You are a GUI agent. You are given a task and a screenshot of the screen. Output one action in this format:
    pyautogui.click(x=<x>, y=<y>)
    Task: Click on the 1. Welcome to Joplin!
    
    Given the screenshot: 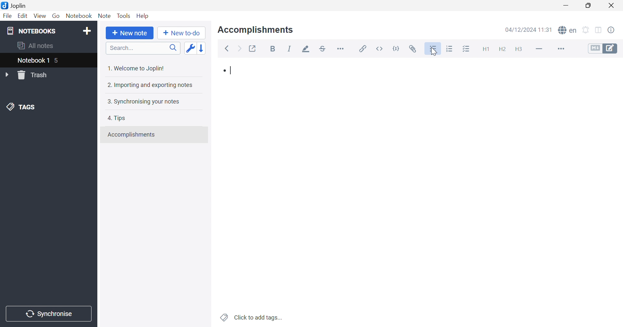 What is the action you would take?
    pyautogui.click(x=138, y=68)
    